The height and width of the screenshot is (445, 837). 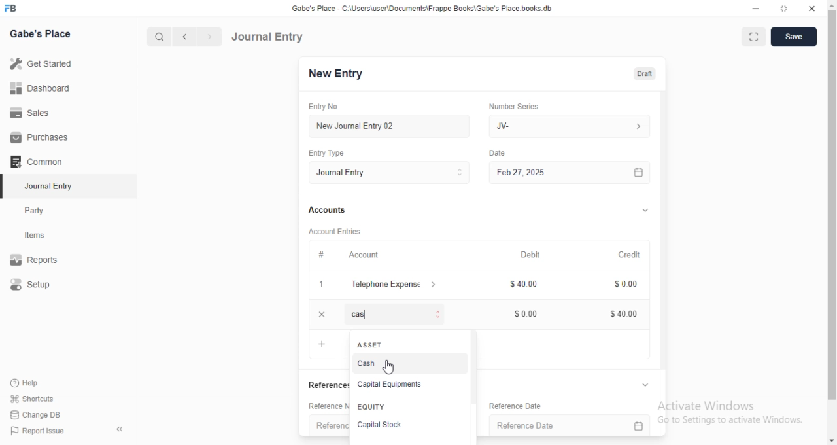 I want to click on Reference Number, so click(x=311, y=408).